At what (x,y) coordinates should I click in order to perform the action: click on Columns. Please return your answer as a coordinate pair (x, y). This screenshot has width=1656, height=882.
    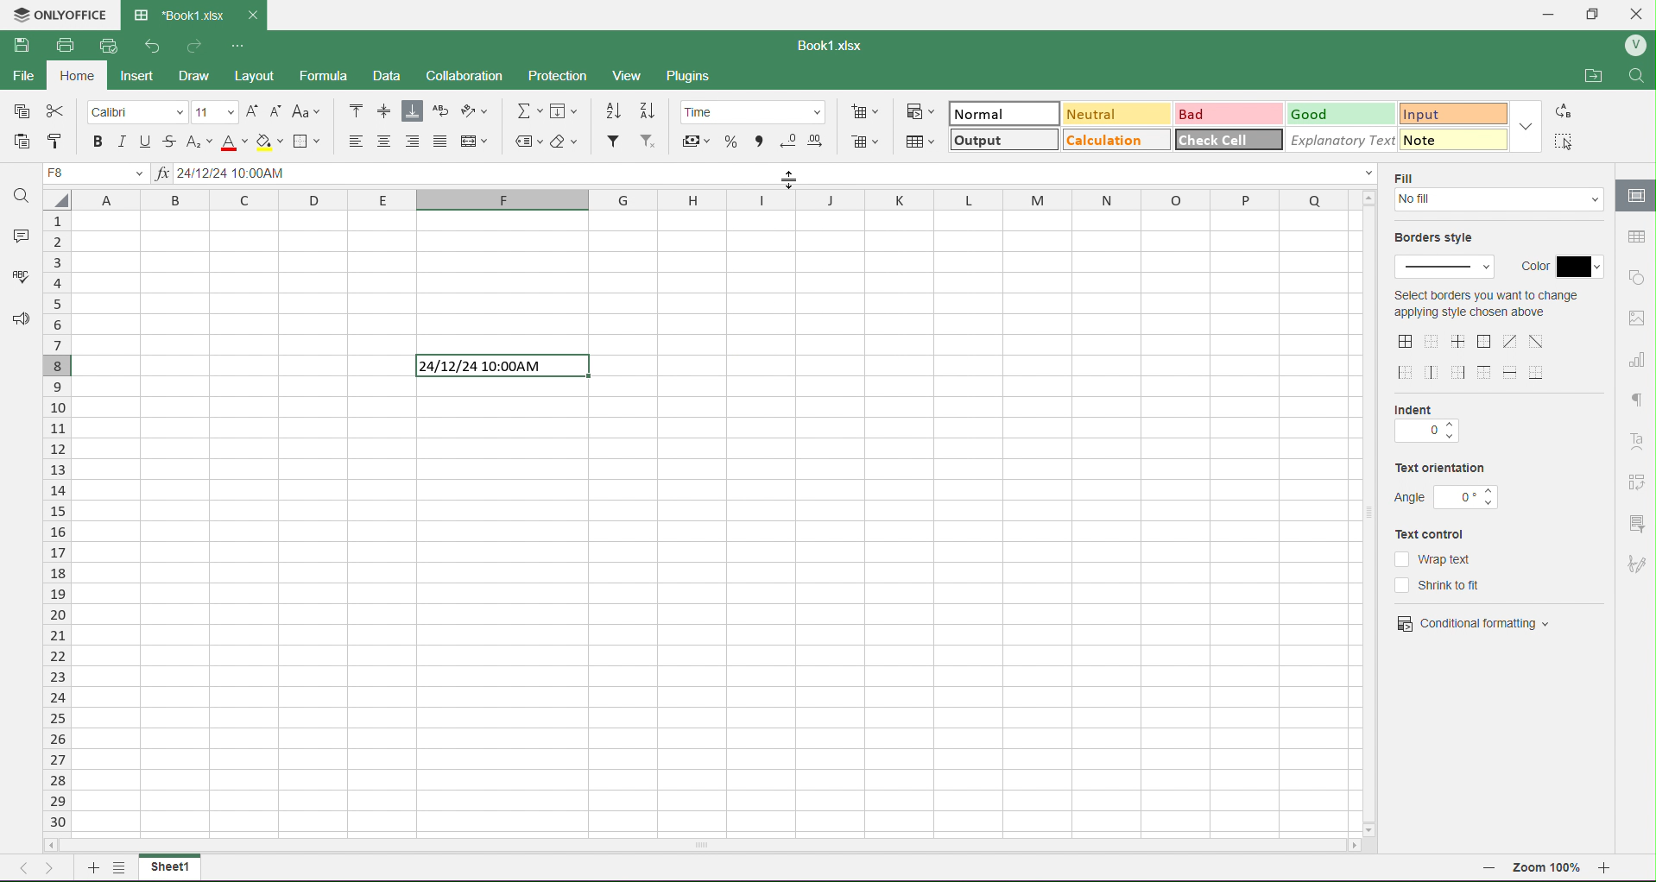
    Looking at the image, I should click on (711, 202).